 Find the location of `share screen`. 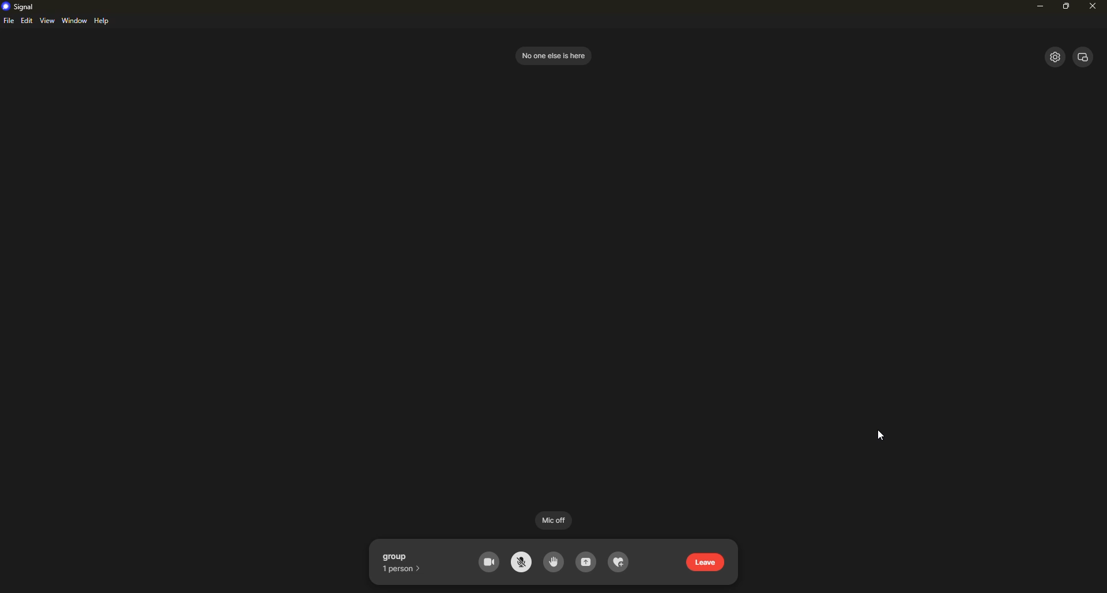

share screen is located at coordinates (586, 563).